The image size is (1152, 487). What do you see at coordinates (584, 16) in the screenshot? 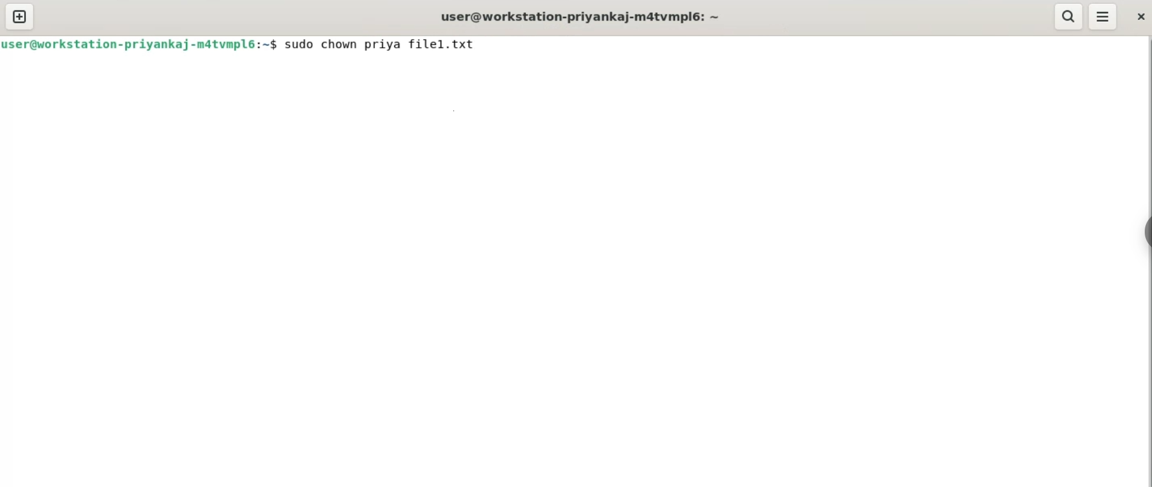
I see `user@workstation-priyankaj-m4tvmpl6: ~` at bounding box center [584, 16].